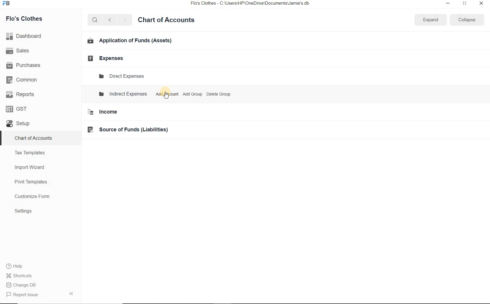 The image size is (490, 304). I want to click on Dashboard, so click(25, 36).